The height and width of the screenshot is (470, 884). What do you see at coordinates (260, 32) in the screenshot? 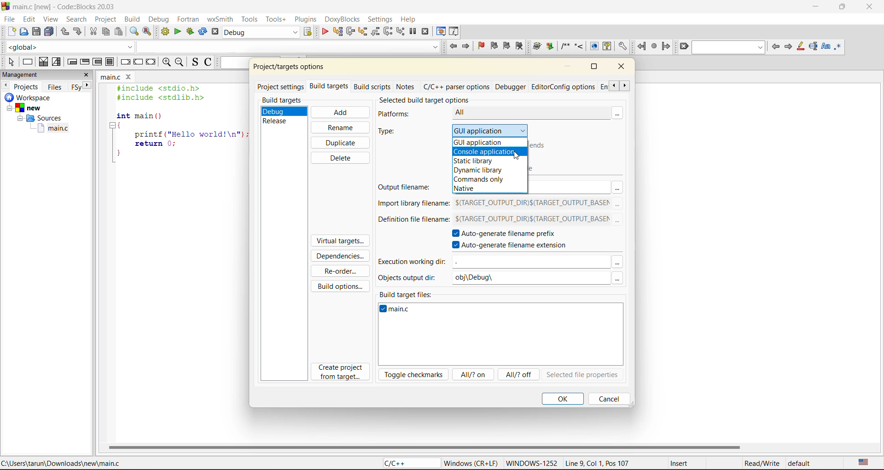
I see `build target` at bounding box center [260, 32].